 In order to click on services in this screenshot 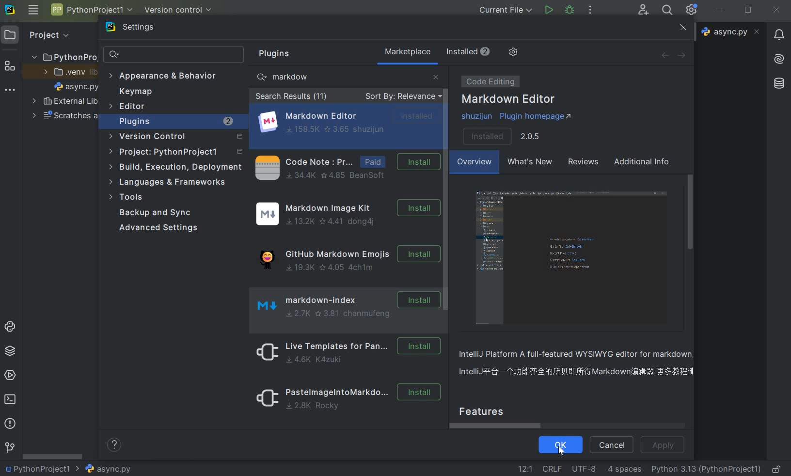, I will do `click(10, 375)`.